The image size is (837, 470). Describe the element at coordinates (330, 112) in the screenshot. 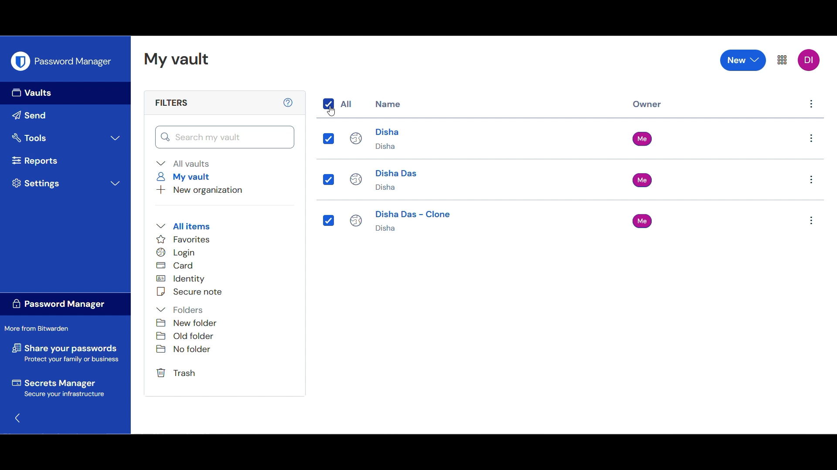

I see `Cursor` at that location.